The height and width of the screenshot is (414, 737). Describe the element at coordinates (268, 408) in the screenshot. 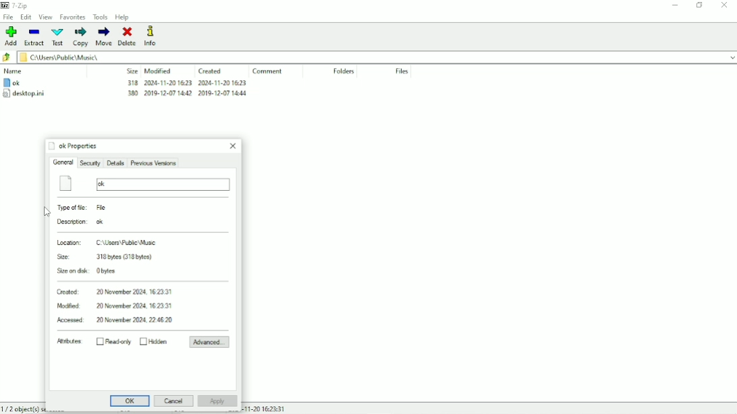

I see `Date and Time` at that location.